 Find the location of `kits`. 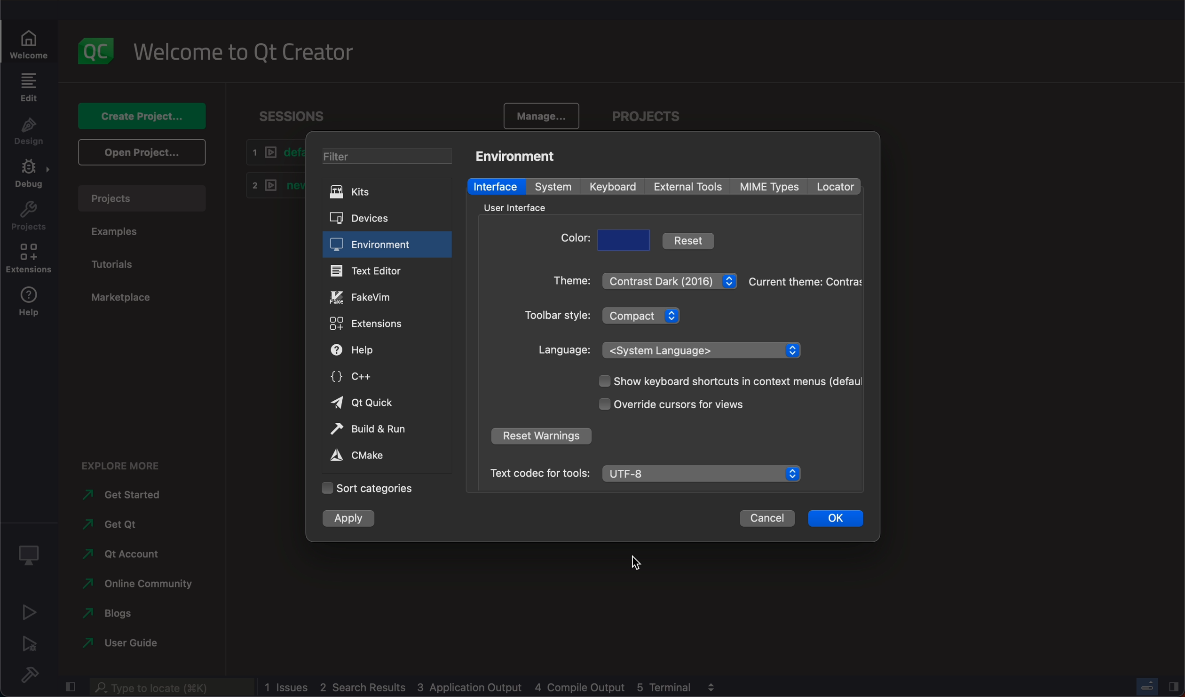

kits is located at coordinates (382, 192).